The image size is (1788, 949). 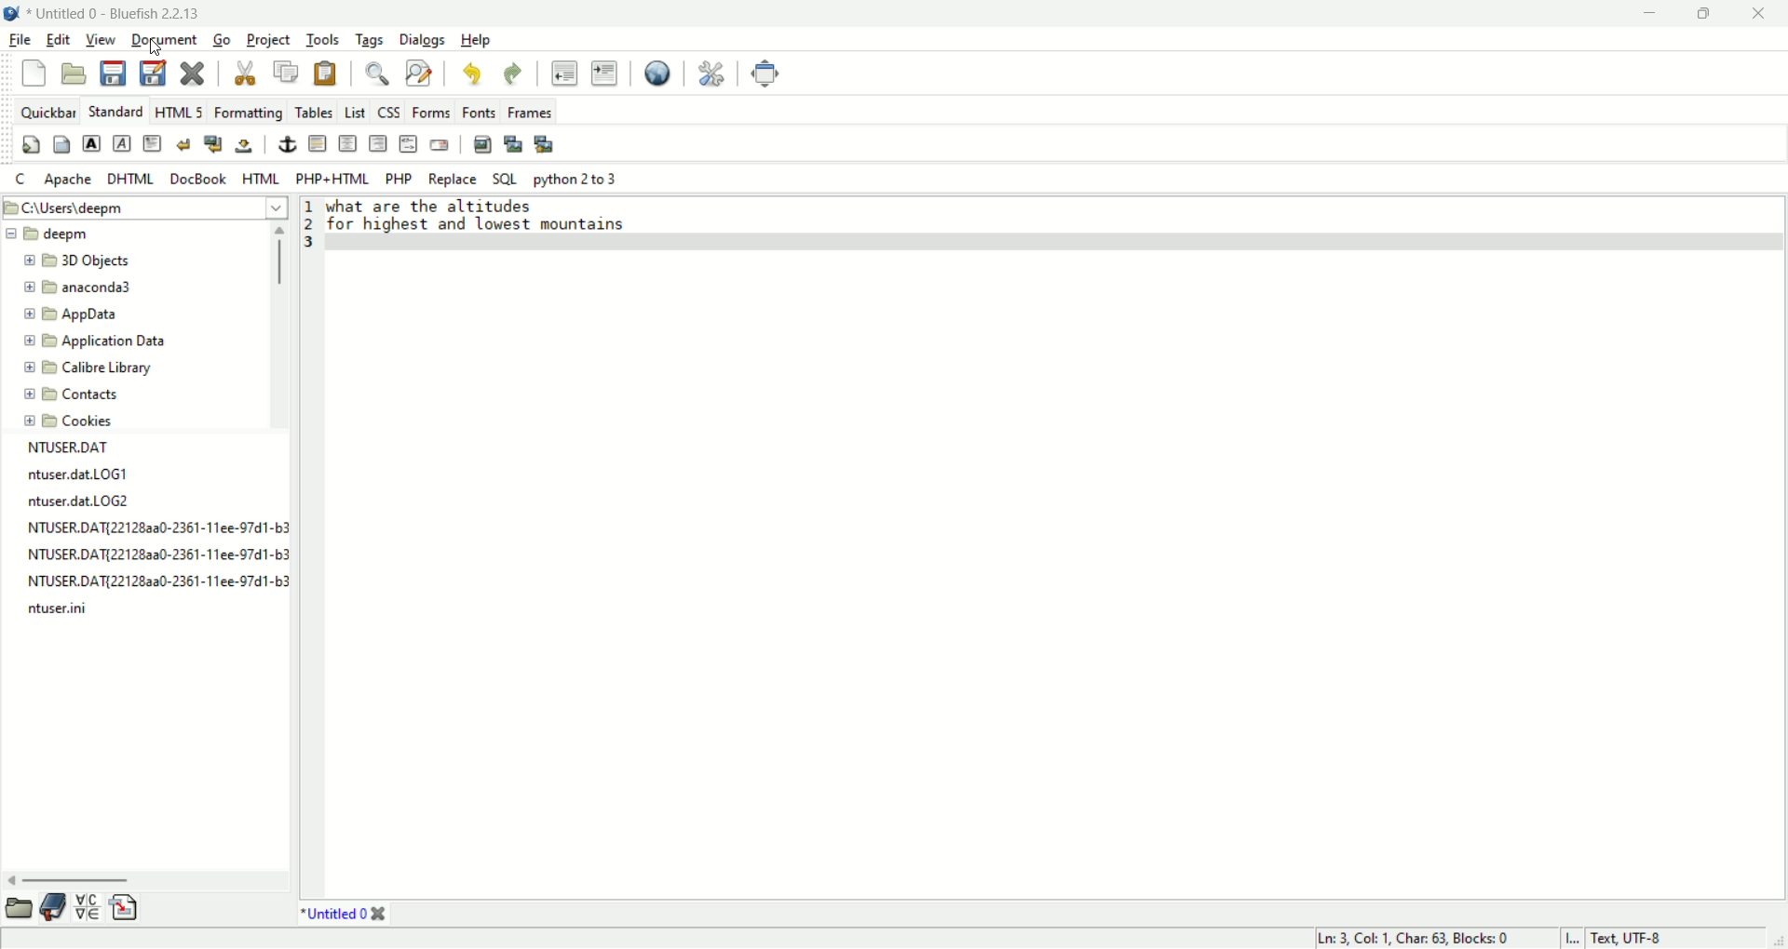 I want to click on edit, so click(x=55, y=39).